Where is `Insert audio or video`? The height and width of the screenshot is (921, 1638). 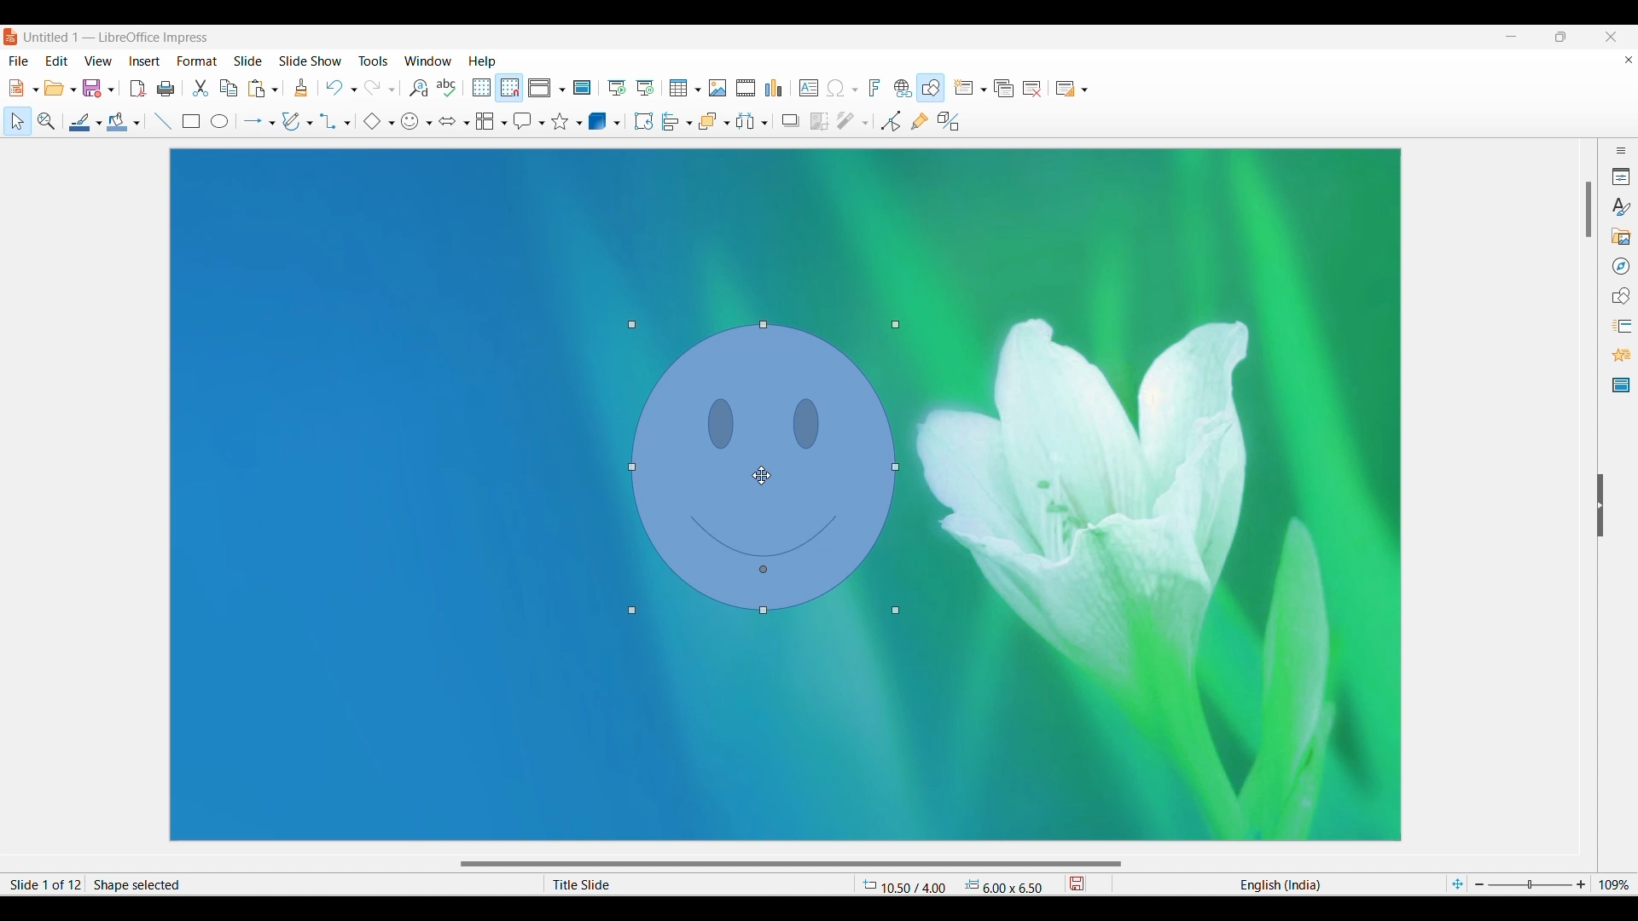
Insert audio or video is located at coordinates (746, 88).